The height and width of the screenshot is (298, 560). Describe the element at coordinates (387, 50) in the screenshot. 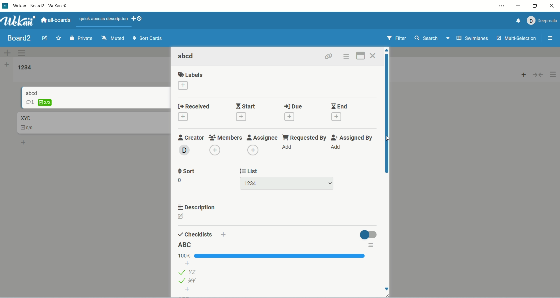

I see `Up` at that location.